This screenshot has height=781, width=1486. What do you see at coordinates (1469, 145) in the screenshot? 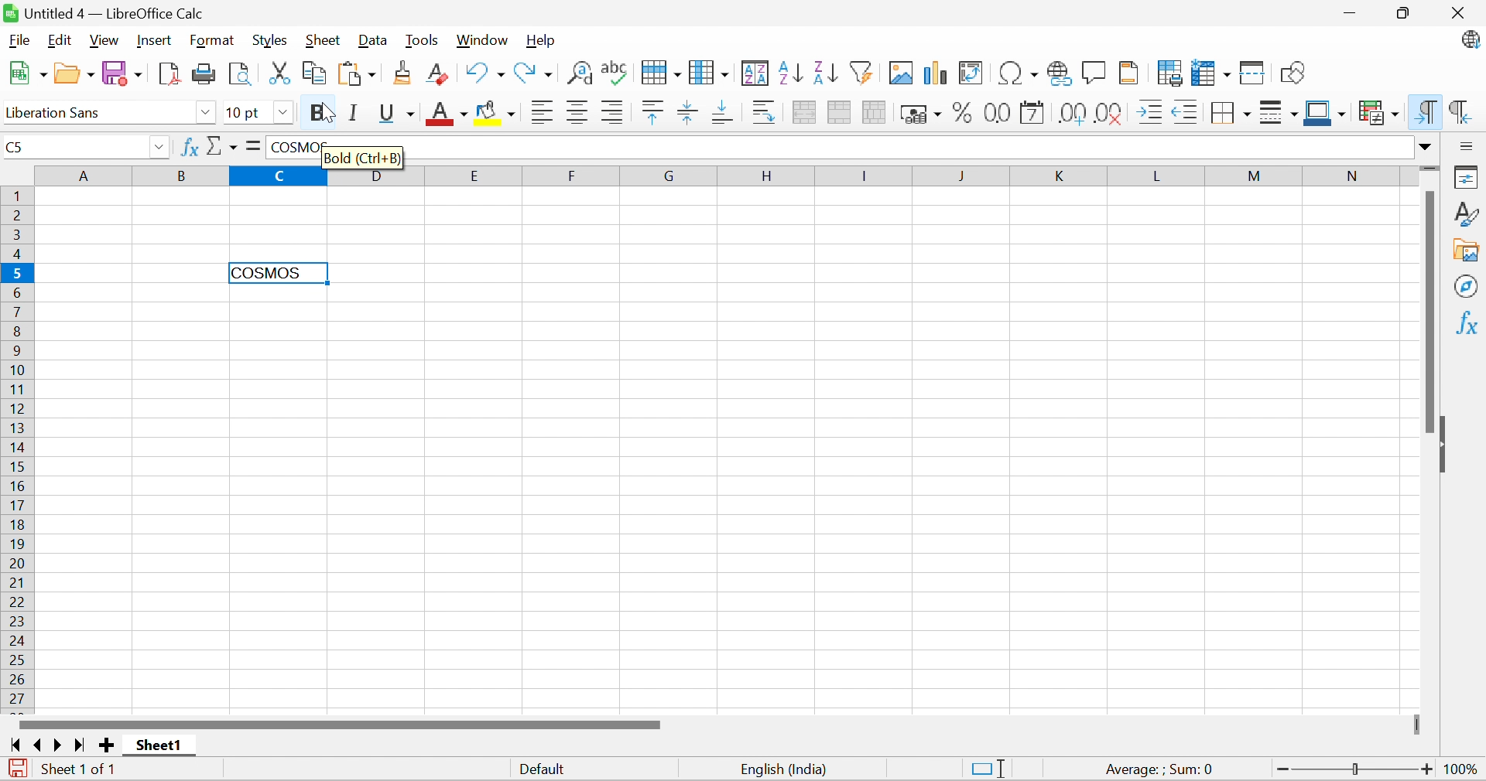
I see `Sidebar Settings` at bounding box center [1469, 145].